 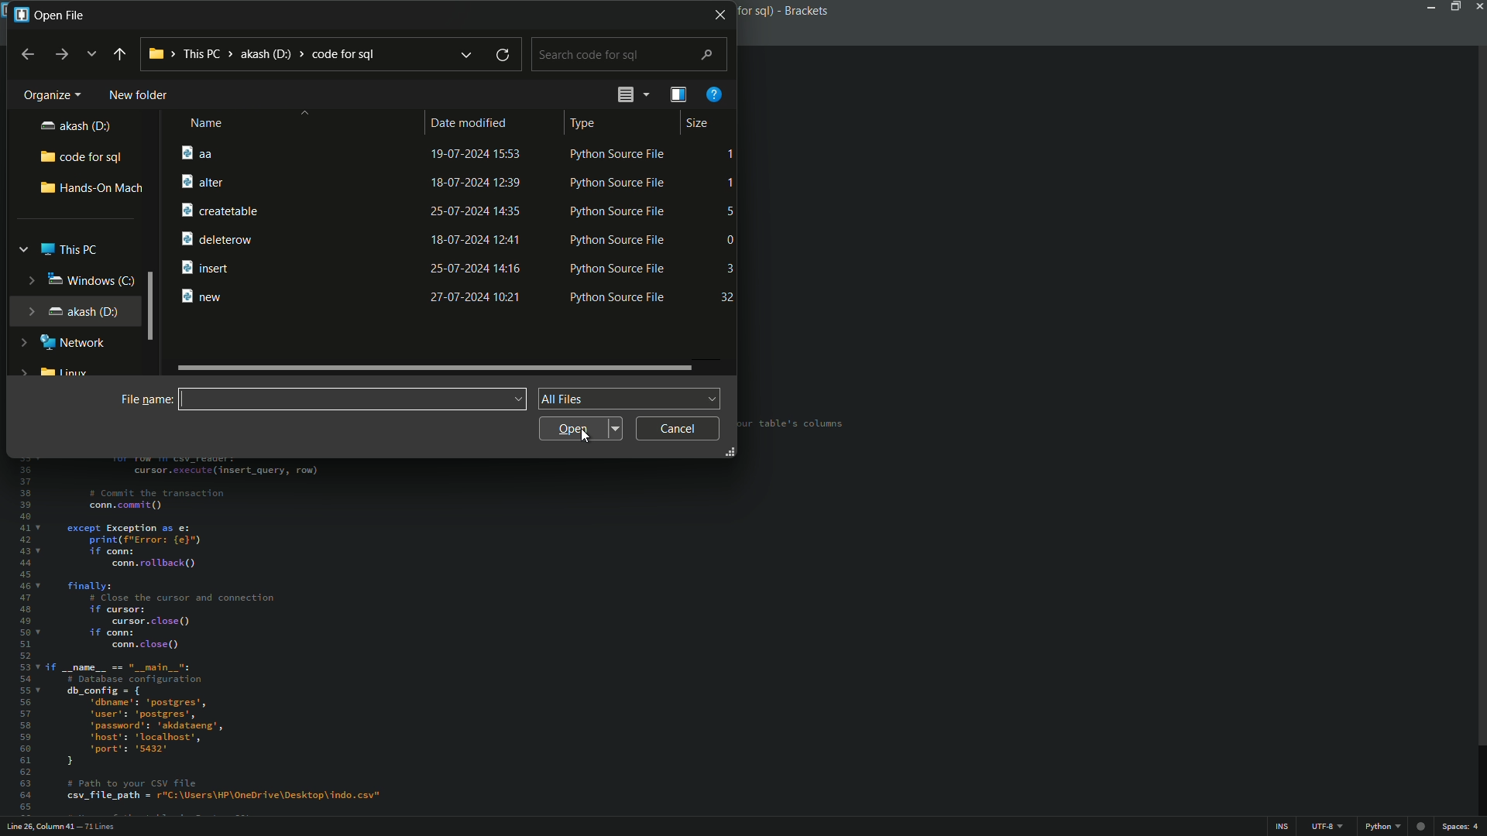 What do you see at coordinates (208, 266) in the screenshot?
I see `insert` at bounding box center [208, 266].